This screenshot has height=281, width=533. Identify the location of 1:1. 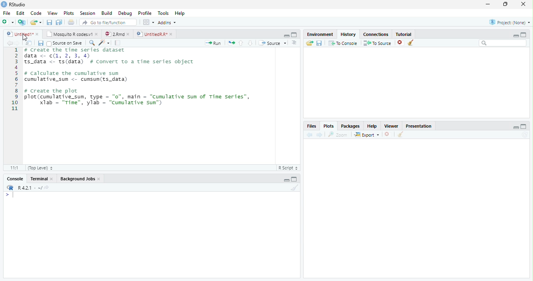
(13, 167).